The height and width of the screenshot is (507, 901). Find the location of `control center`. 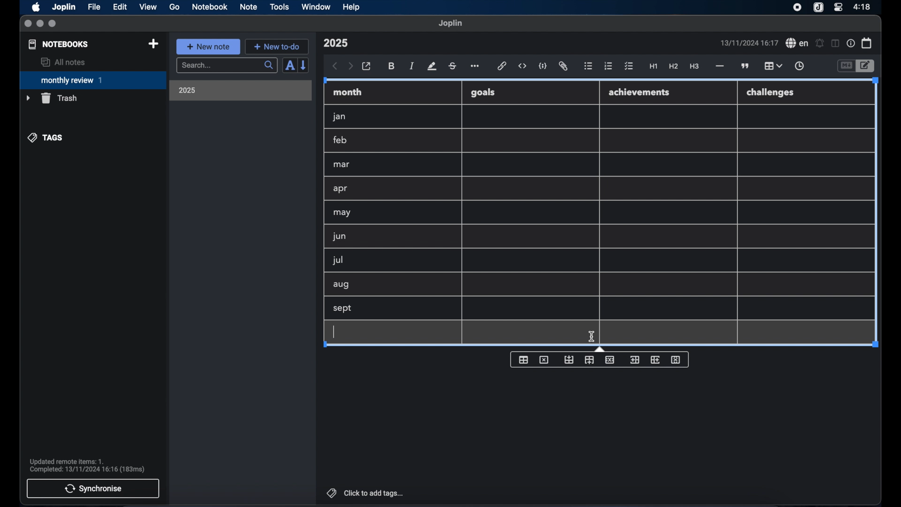

control center is located at coordinates (838, 7).